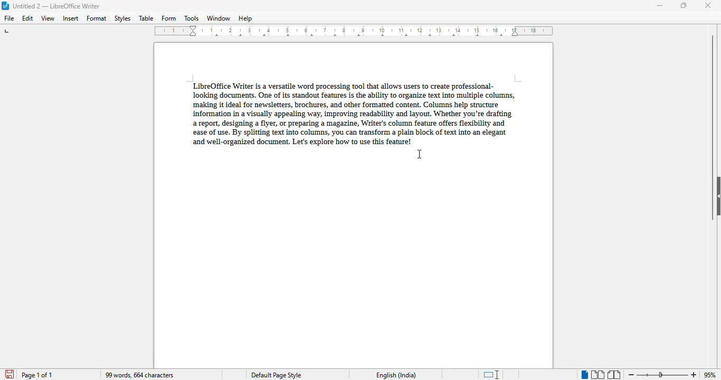 This screenshot has height=380, width=721. Describe the element at coordinates (37, 375) in the screenshot. I see `page 1 of 1` at that location.